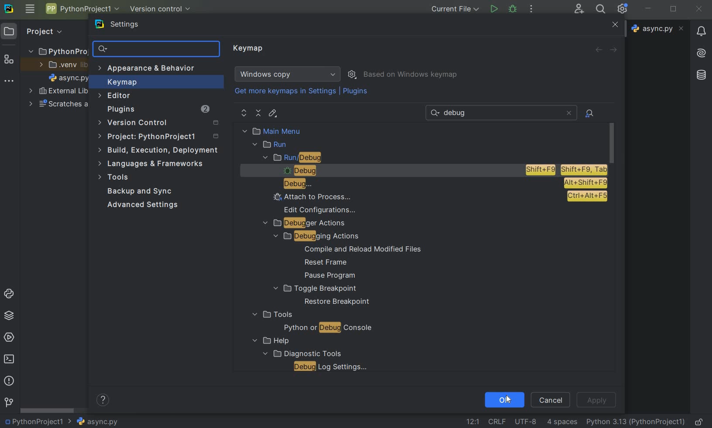 The image size is (712, 428). Describe the element at coordinates (315, 289) in the screenshot. I see `toggle breakpoint` at that location.